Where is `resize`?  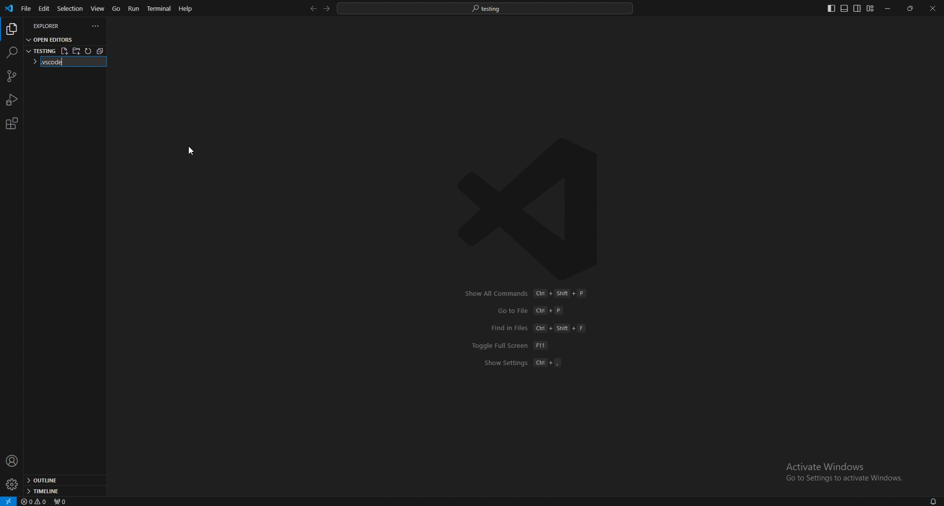 resize is located at coordinates (911, 9).